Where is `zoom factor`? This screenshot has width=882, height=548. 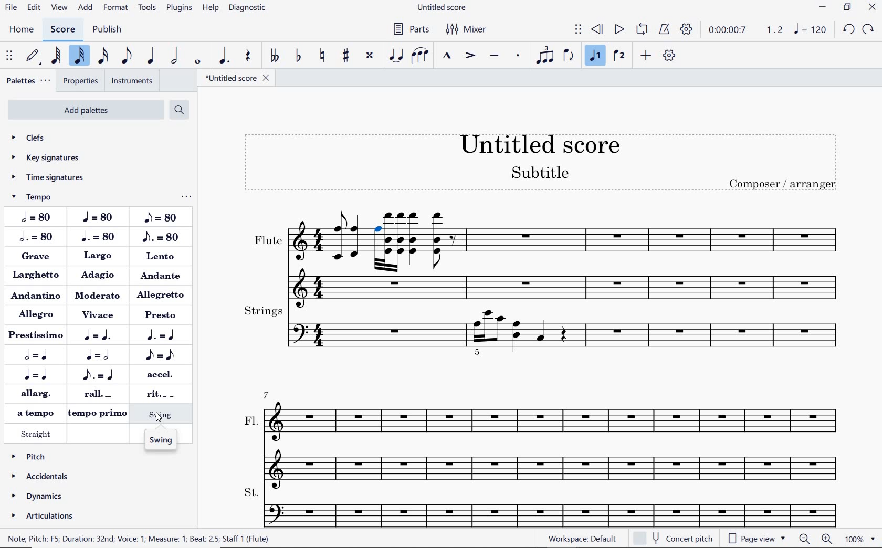 zoom factor is located at coordinates (860, 538).